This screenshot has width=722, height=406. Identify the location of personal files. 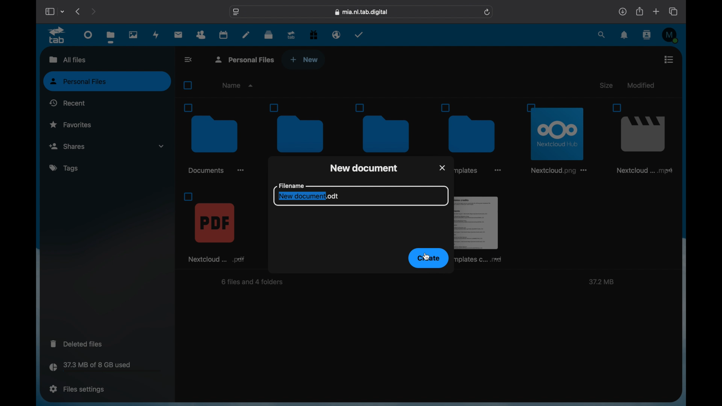
(246, 59).